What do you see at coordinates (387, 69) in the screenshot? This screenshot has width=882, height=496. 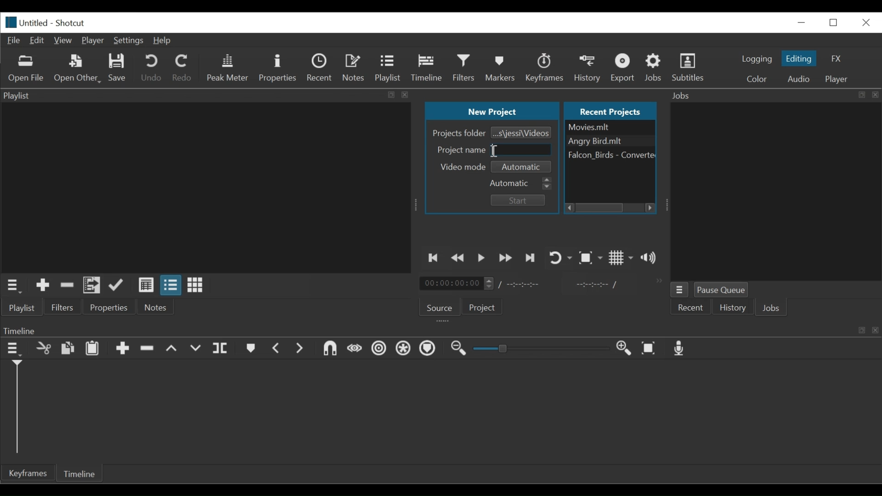 I see `Playlist` at bounding box center [387, 69].